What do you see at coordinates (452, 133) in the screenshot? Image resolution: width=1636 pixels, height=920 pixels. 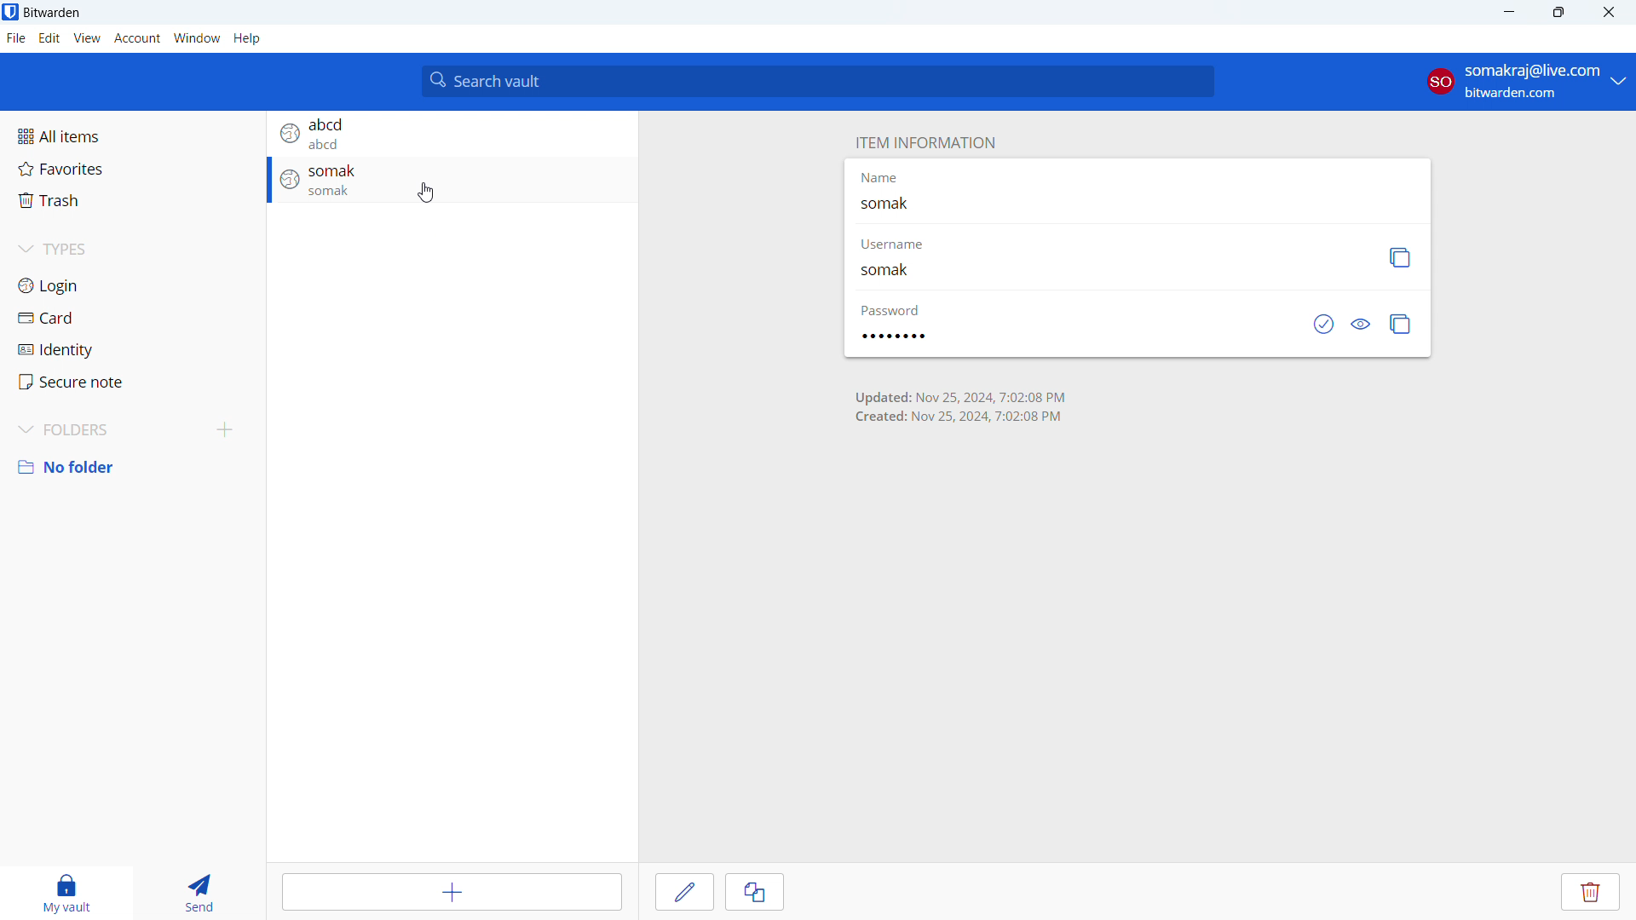 I see `login entry with name abcd` at bounding box center [452, 133].